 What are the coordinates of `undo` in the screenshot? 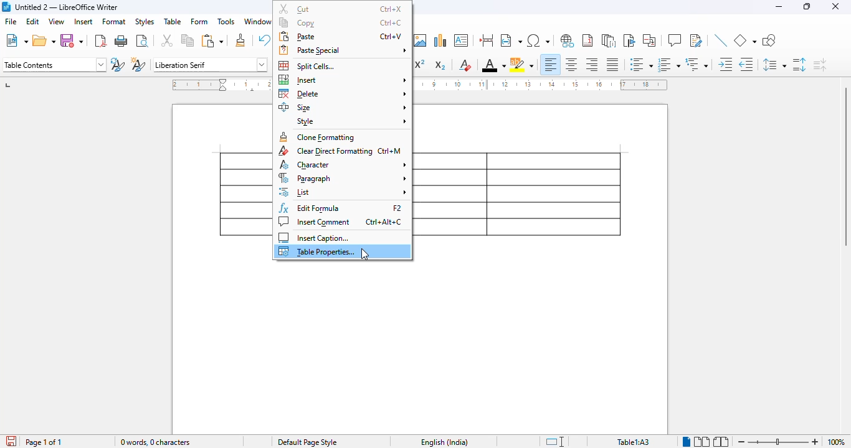 It's located at (265, 40).